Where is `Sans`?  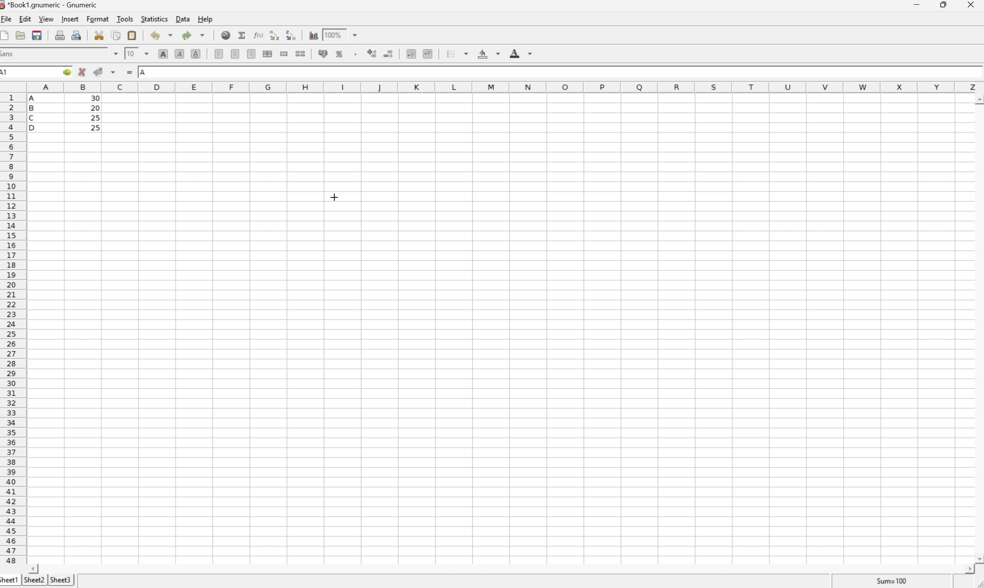
Sans is located at coordinates (9, 53).